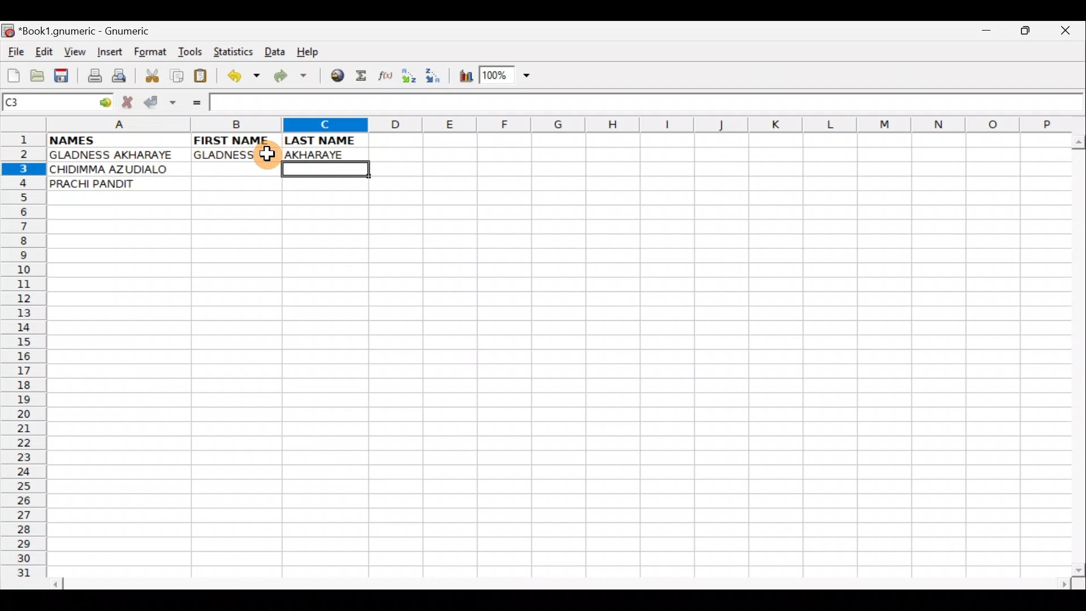 The width and height of the screenshot is (1086, 611). Describe the element at coordinates (506, 77) in the screenshot. I see `Zoom` at that location.